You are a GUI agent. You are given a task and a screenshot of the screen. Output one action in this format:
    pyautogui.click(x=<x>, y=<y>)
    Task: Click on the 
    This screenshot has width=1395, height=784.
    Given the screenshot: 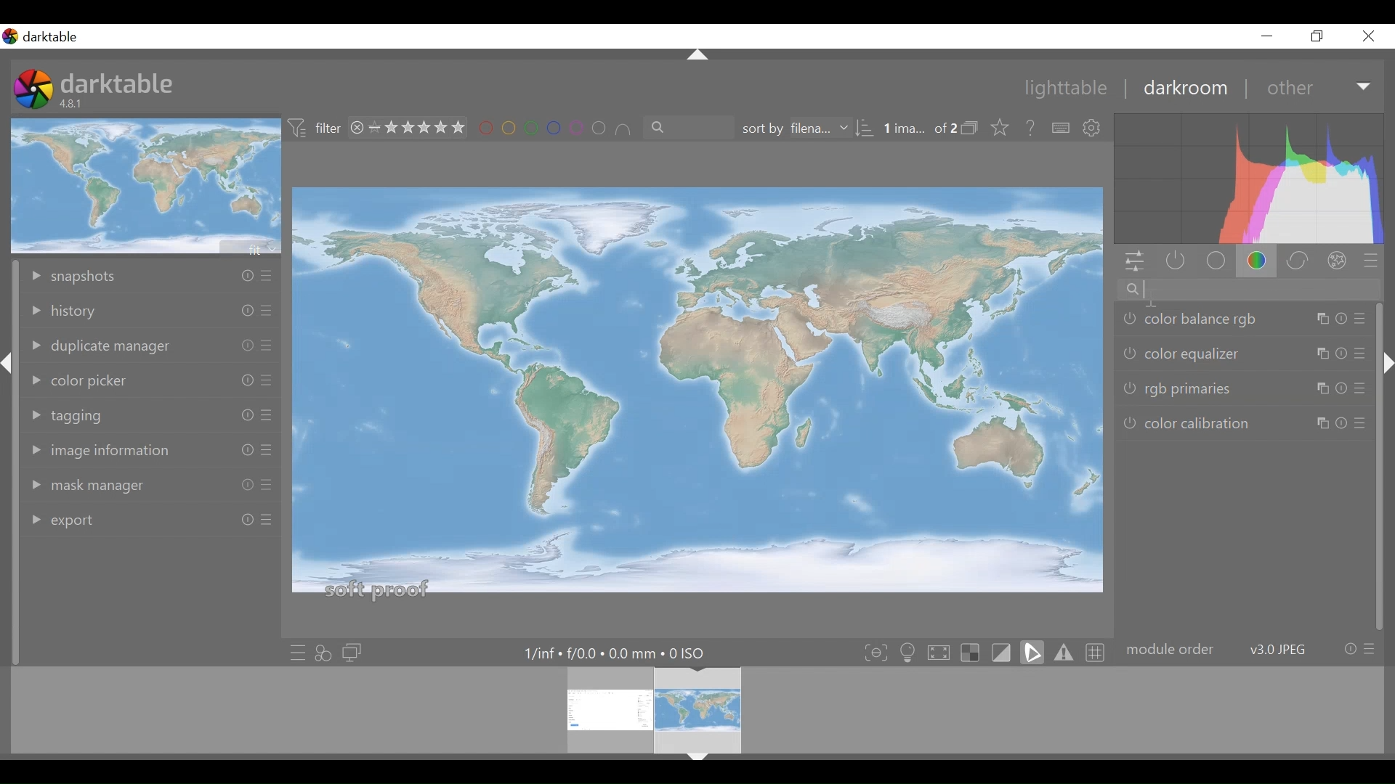 What is the action you would take?
    pyautogui.click(x=267, y=277)
    